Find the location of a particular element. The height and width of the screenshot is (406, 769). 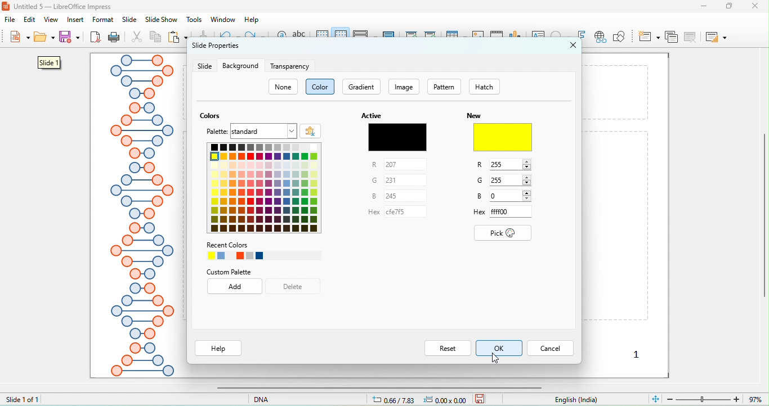

fit to current window is located at coordinates (655, 398).